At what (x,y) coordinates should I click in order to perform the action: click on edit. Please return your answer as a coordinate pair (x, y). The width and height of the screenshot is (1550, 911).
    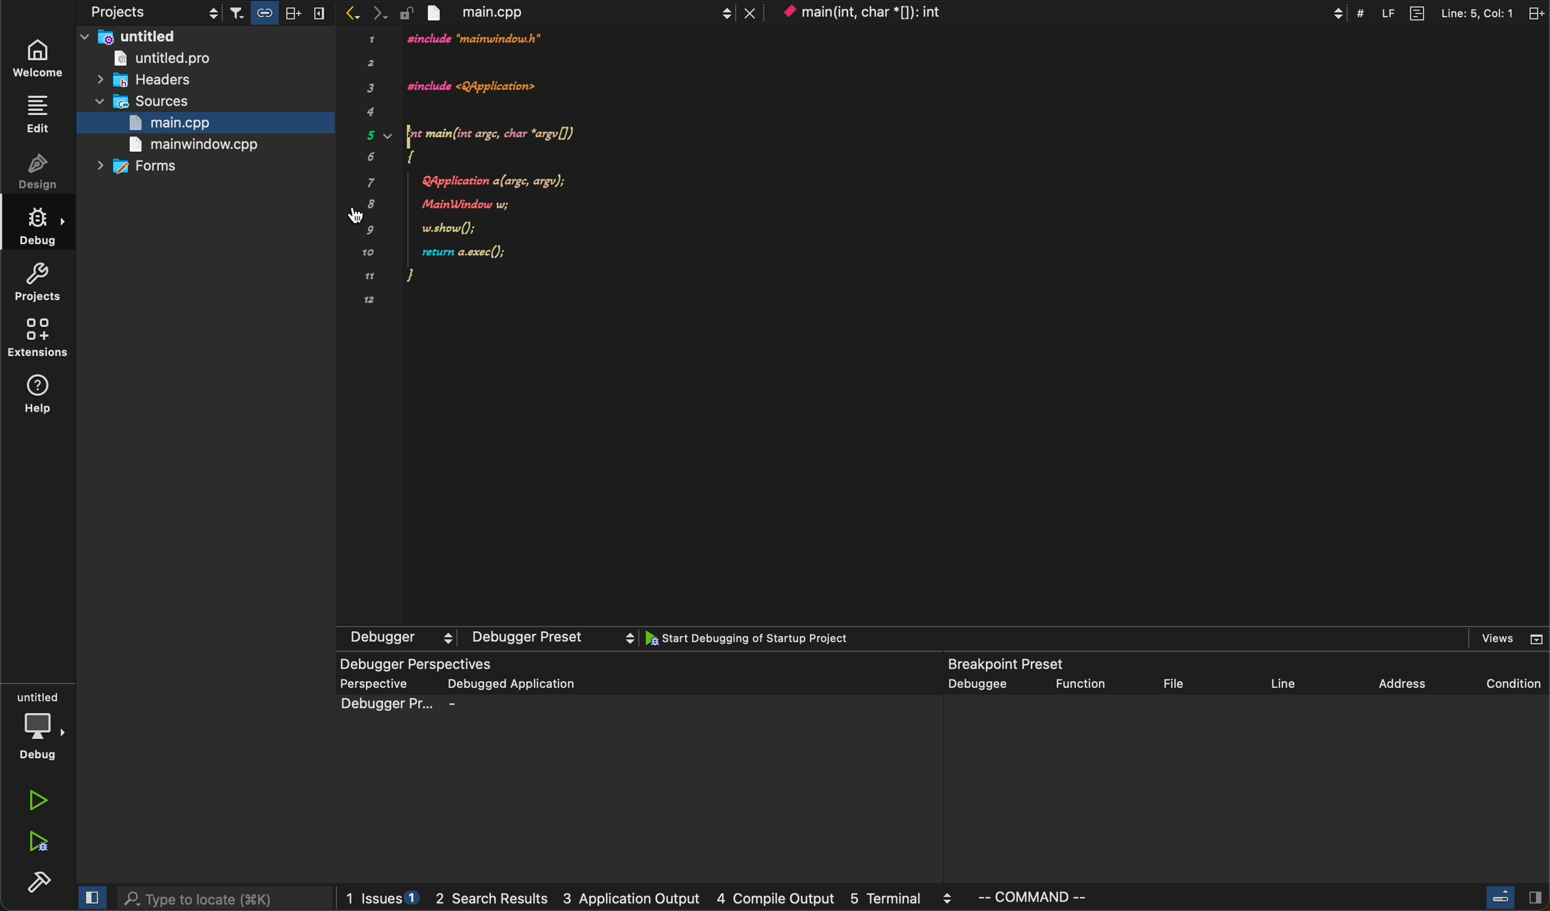
    Looking at the image, I should click on (38, 114).